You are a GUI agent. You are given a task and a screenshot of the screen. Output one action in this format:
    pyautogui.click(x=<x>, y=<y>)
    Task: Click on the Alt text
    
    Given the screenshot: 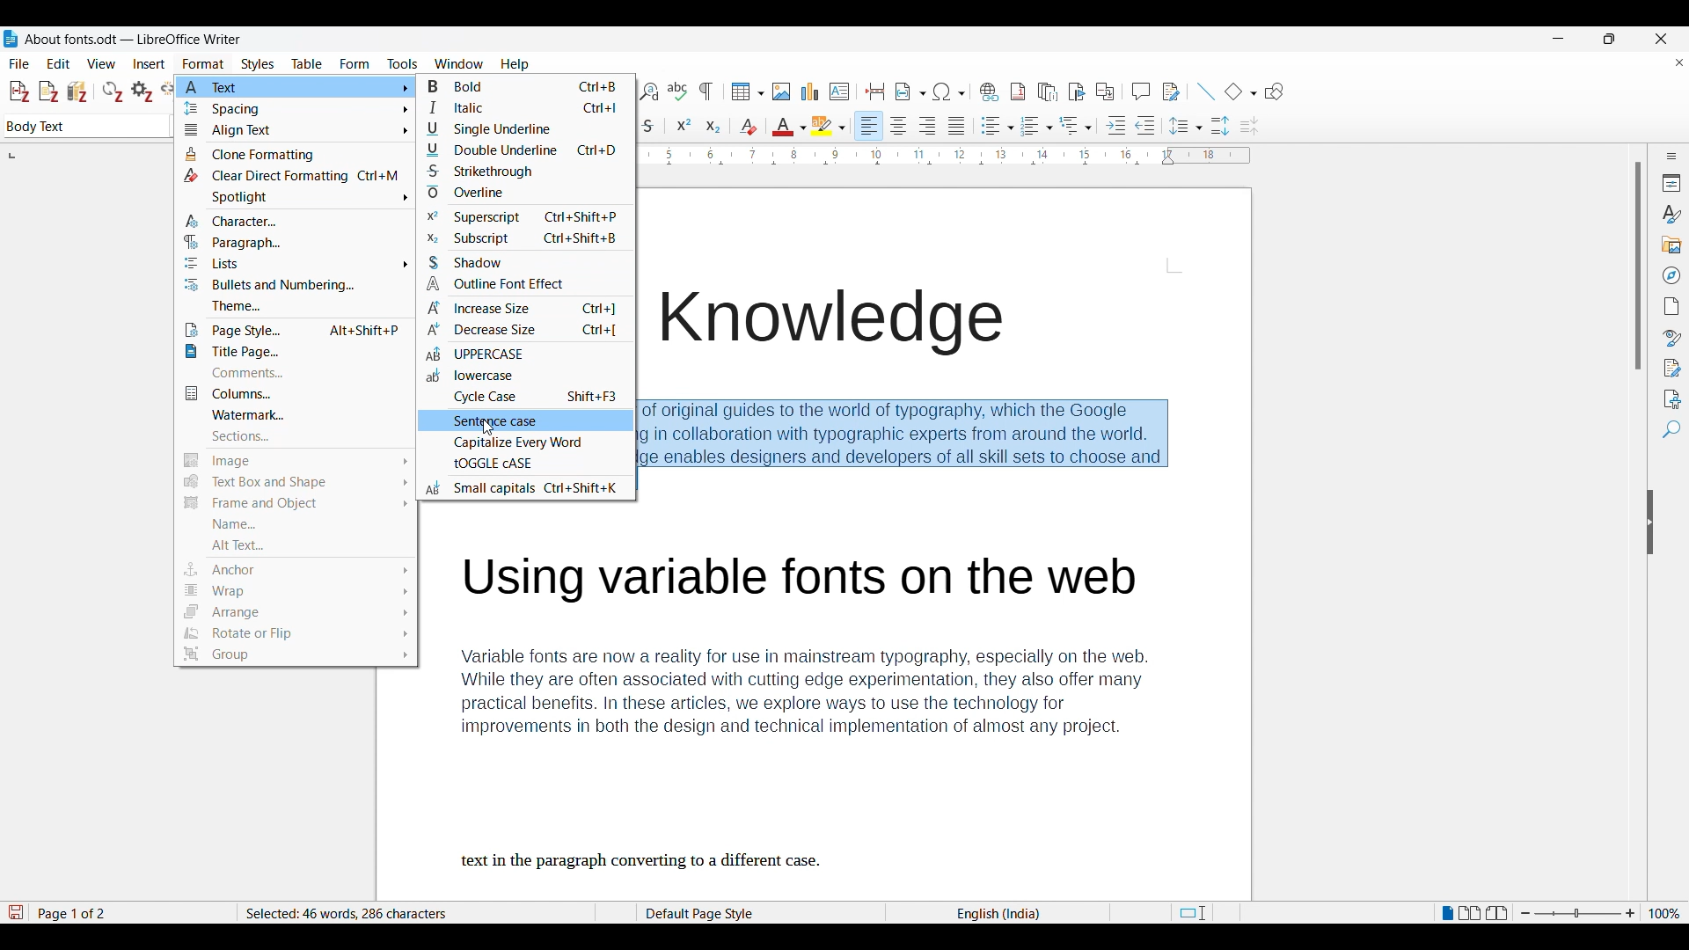 What is the action you would take?
    pyautogui.click(x=299, y=545)
    